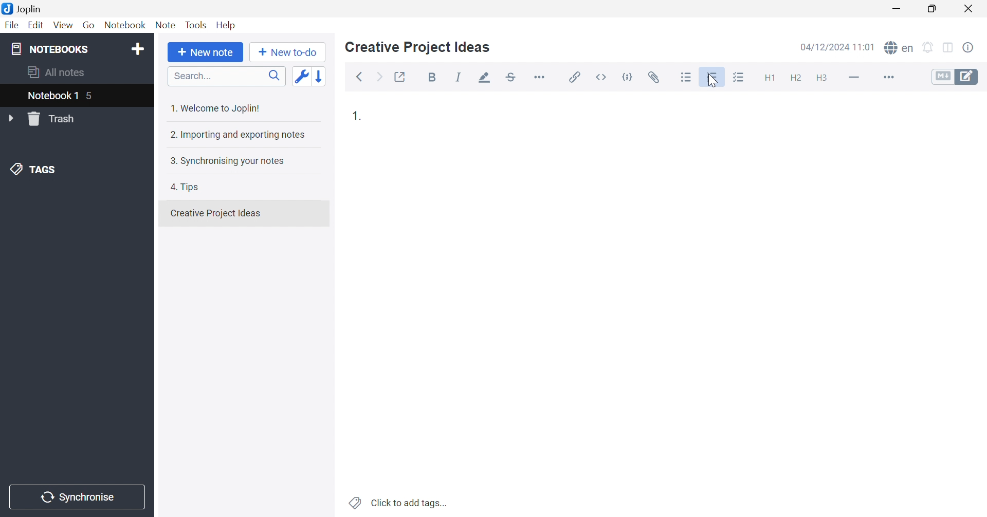 This screenshot has height=517, width=987. I want to click on New to-do, so click(288, 52).